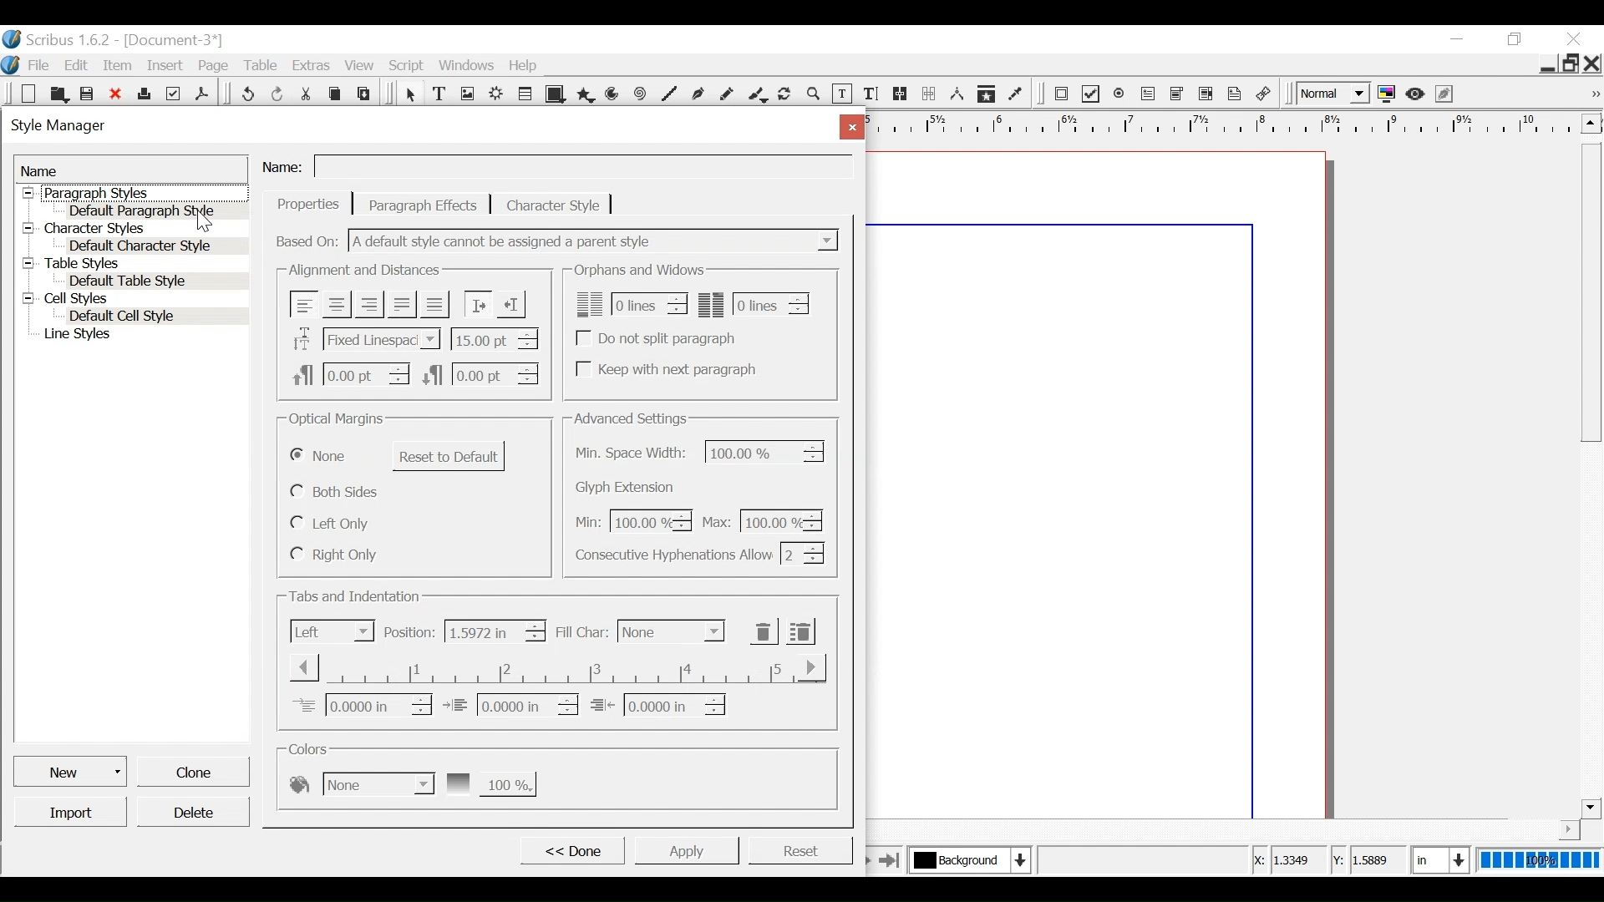 The height and width of the screenshot is (902, 1604). Describe the element at coordinates (766, 451) in the screenshot. I see `Expressed as a percentage of the white space` at that location.